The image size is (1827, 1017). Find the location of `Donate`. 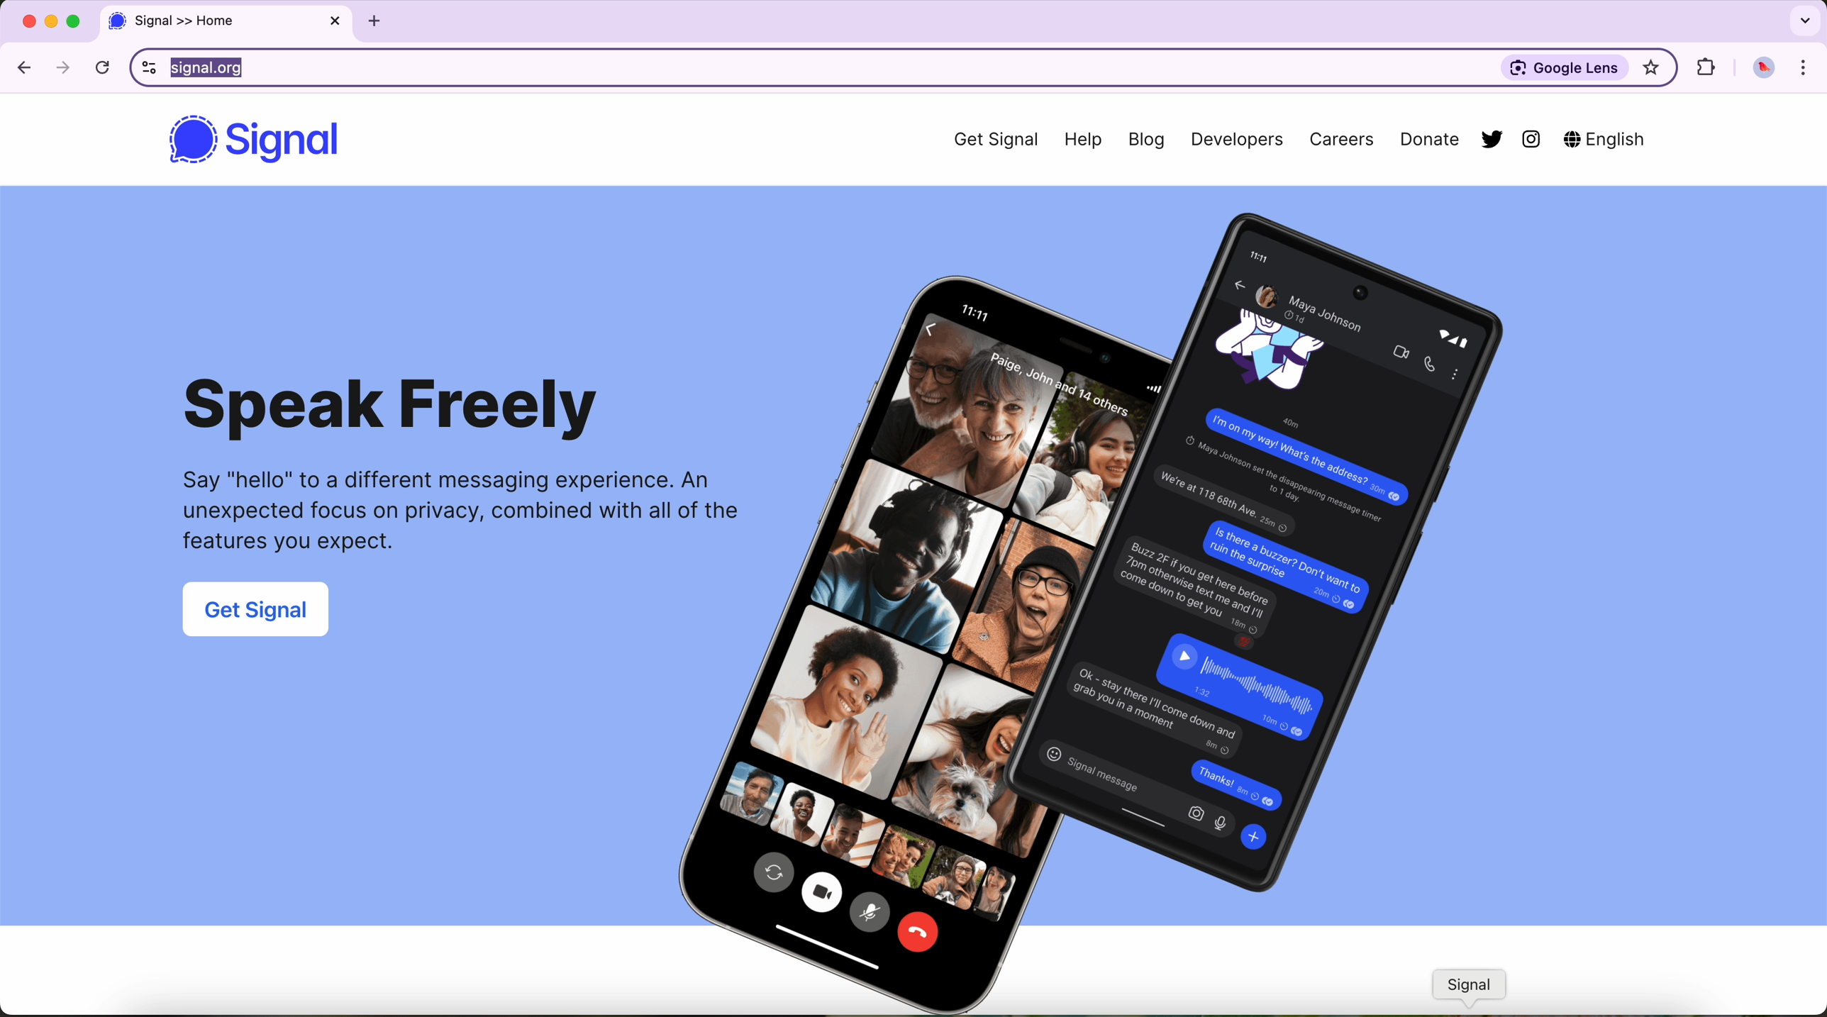

Donate is located at coordinates (1421, 142).